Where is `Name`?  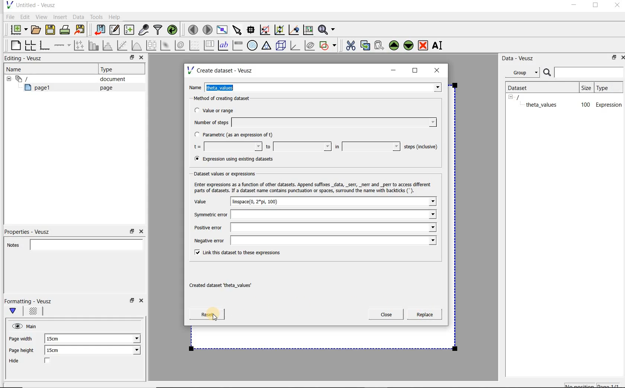
Name is located at coordinates (196, 87).